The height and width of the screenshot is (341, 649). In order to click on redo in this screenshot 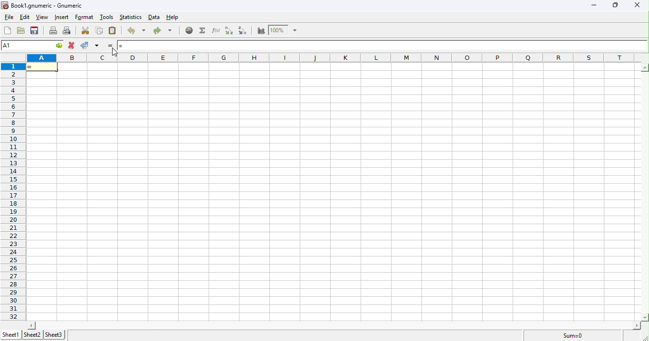, I will do `click(164, 31)`.